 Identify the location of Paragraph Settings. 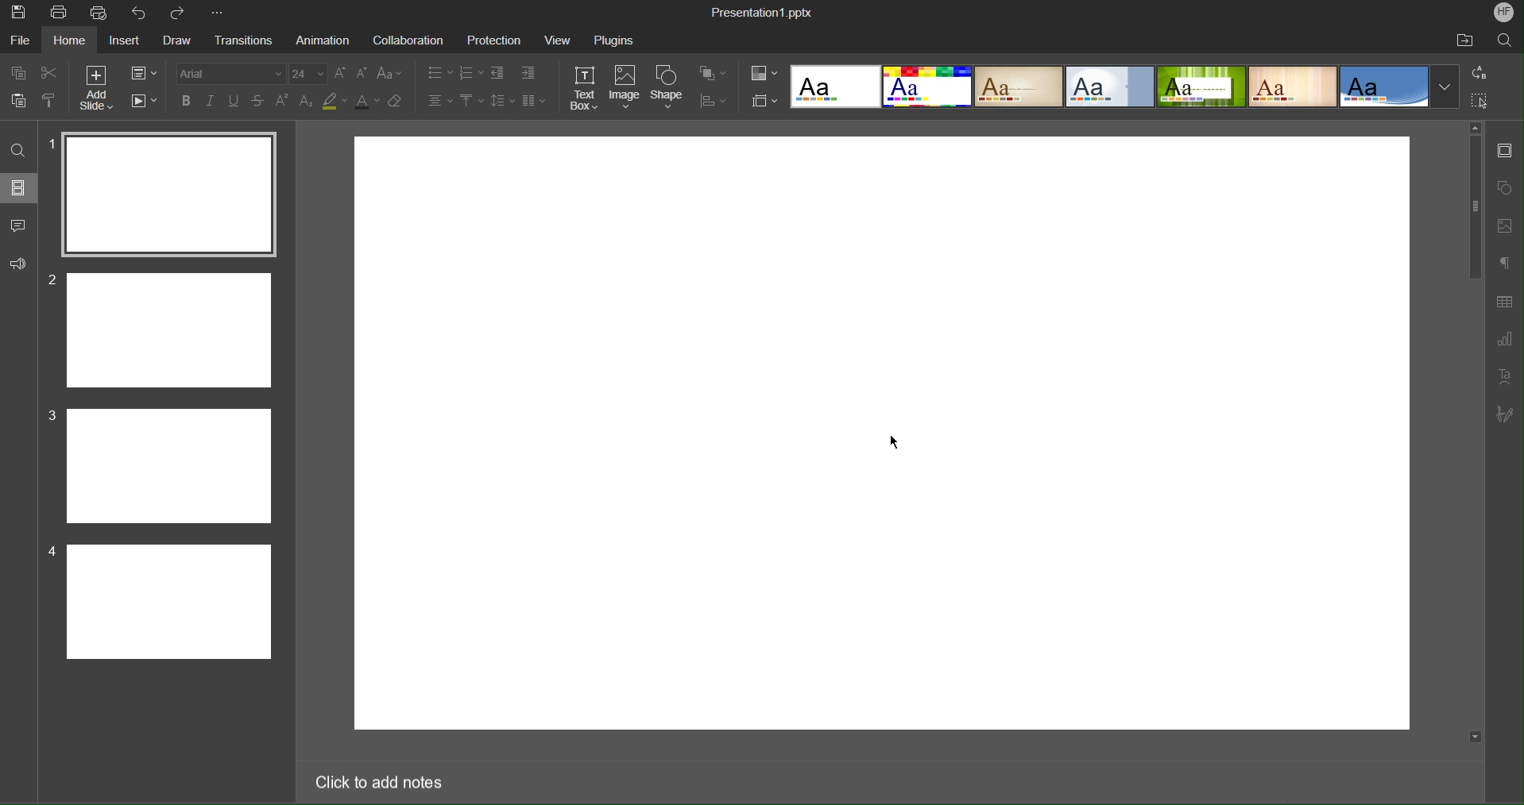
(1503, 264).